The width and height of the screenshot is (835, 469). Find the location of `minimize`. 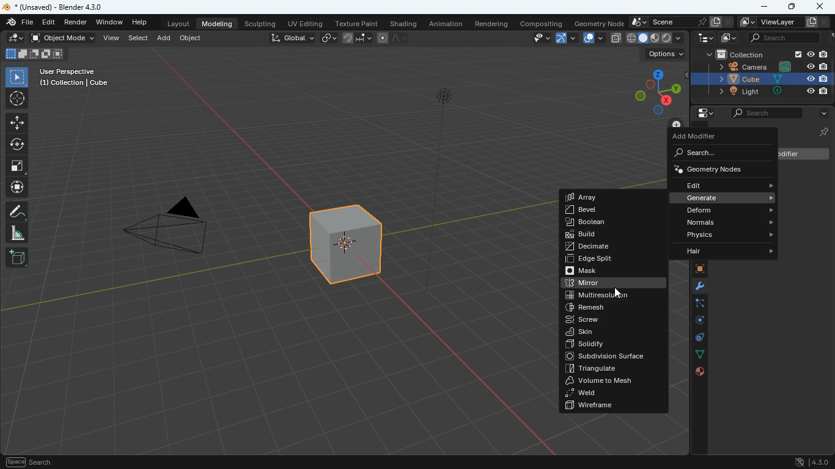

minimize is located at coordinates (765, 7).